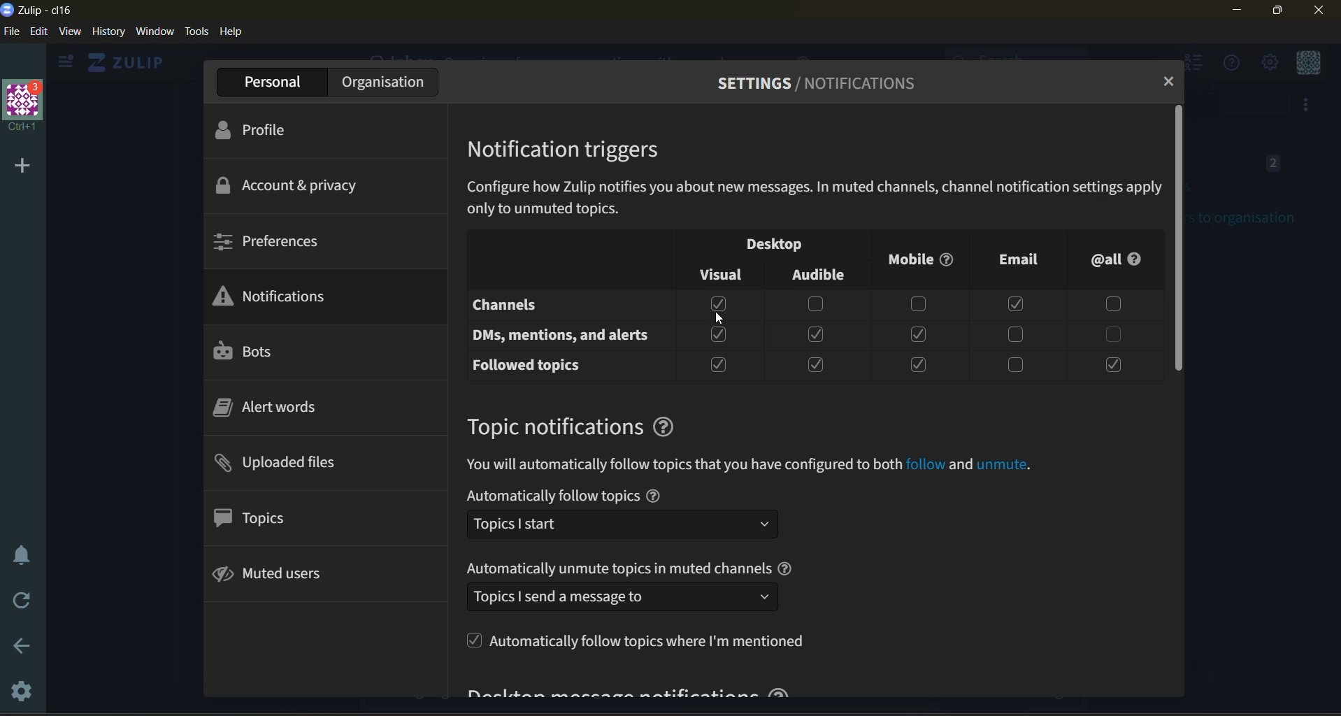  Describe the element at coordinates (817, 366) in the screenshot. I see `checkbox` at that location.